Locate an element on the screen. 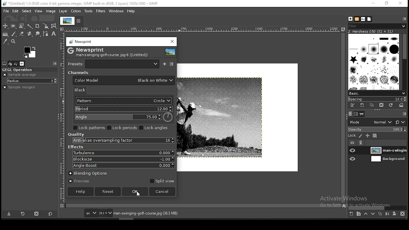 This screenshot has width=409, height=230. document history is located at coordinates (369, 19).